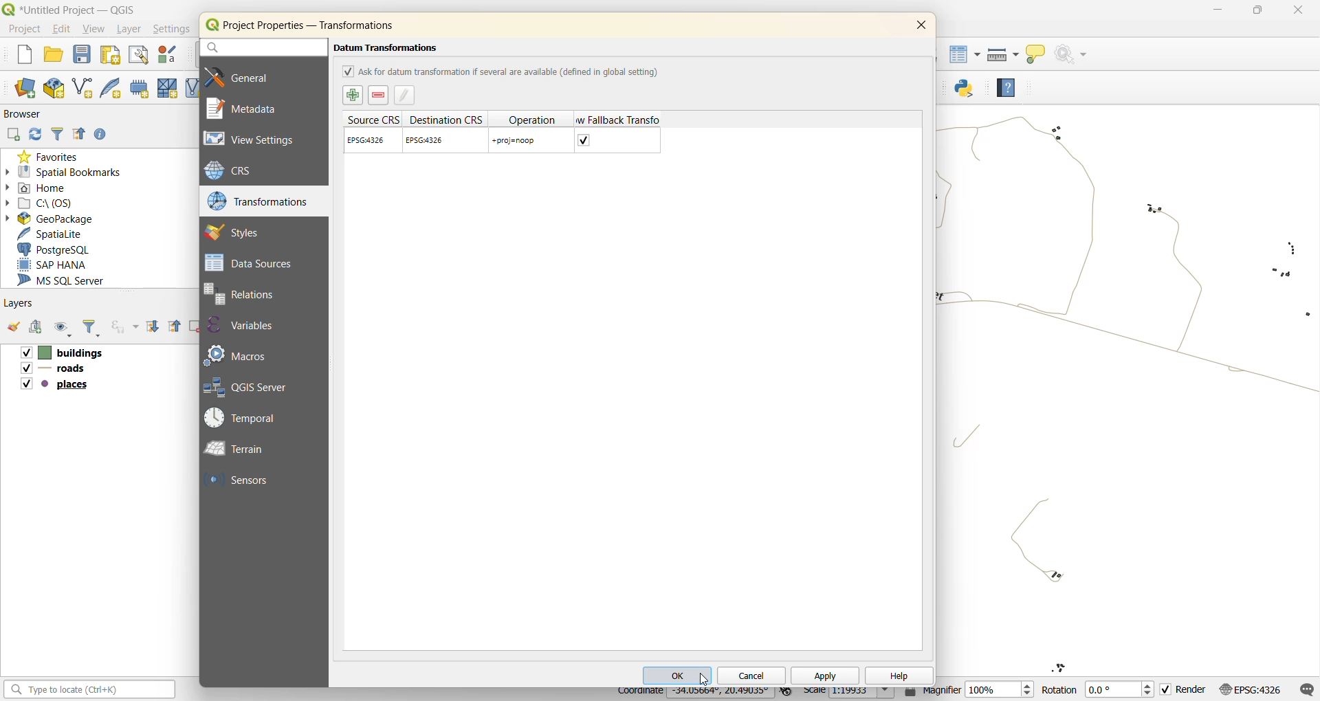  Describe the element at coordinates (246, 419) in the screenshot. I see `temporal` at that location.